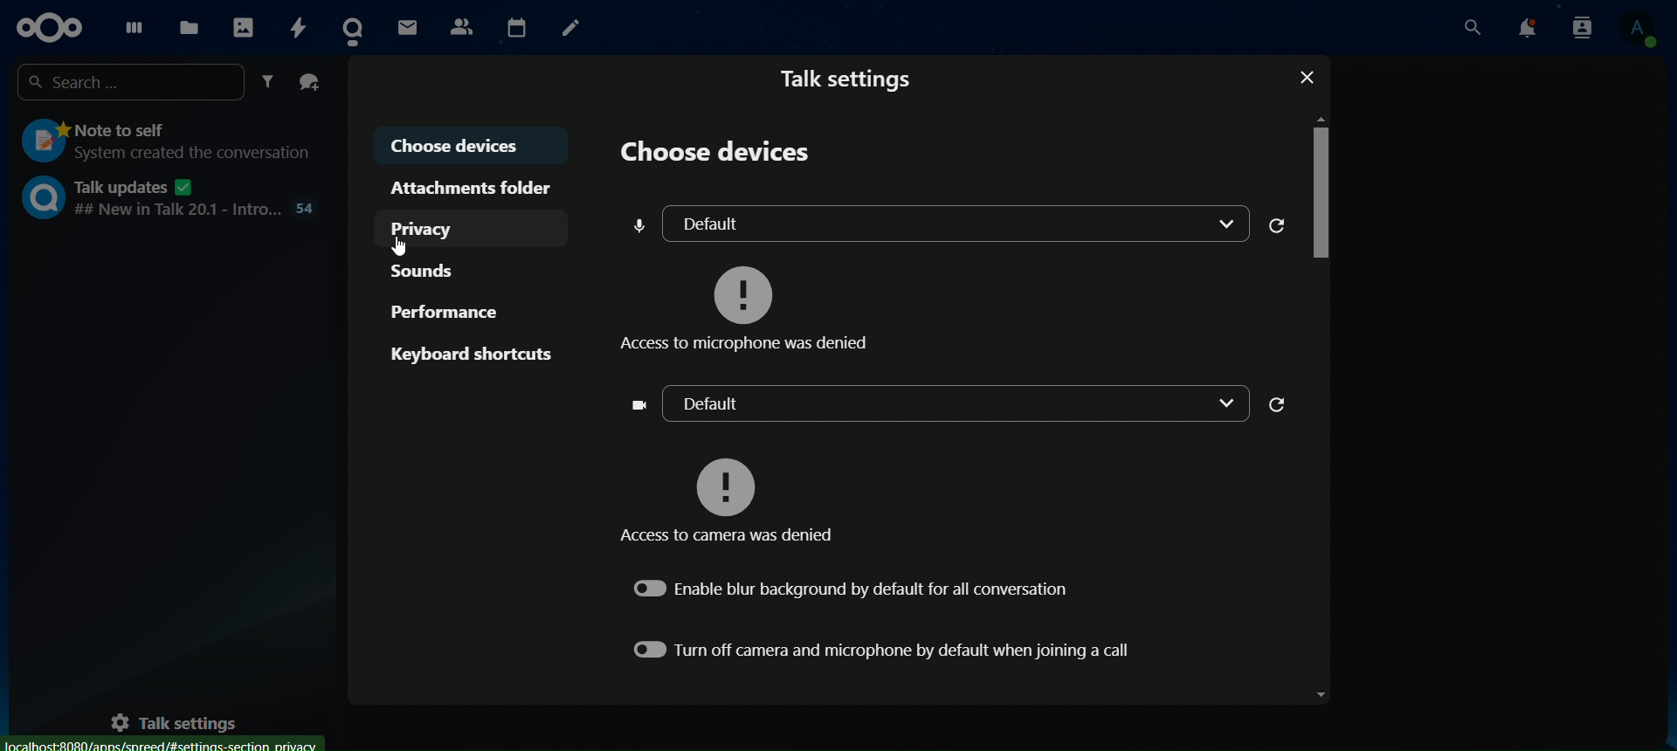 The height and width of the screenshot is (751, 1677). I want to click on Scroll Bar, so click(1317, 407).